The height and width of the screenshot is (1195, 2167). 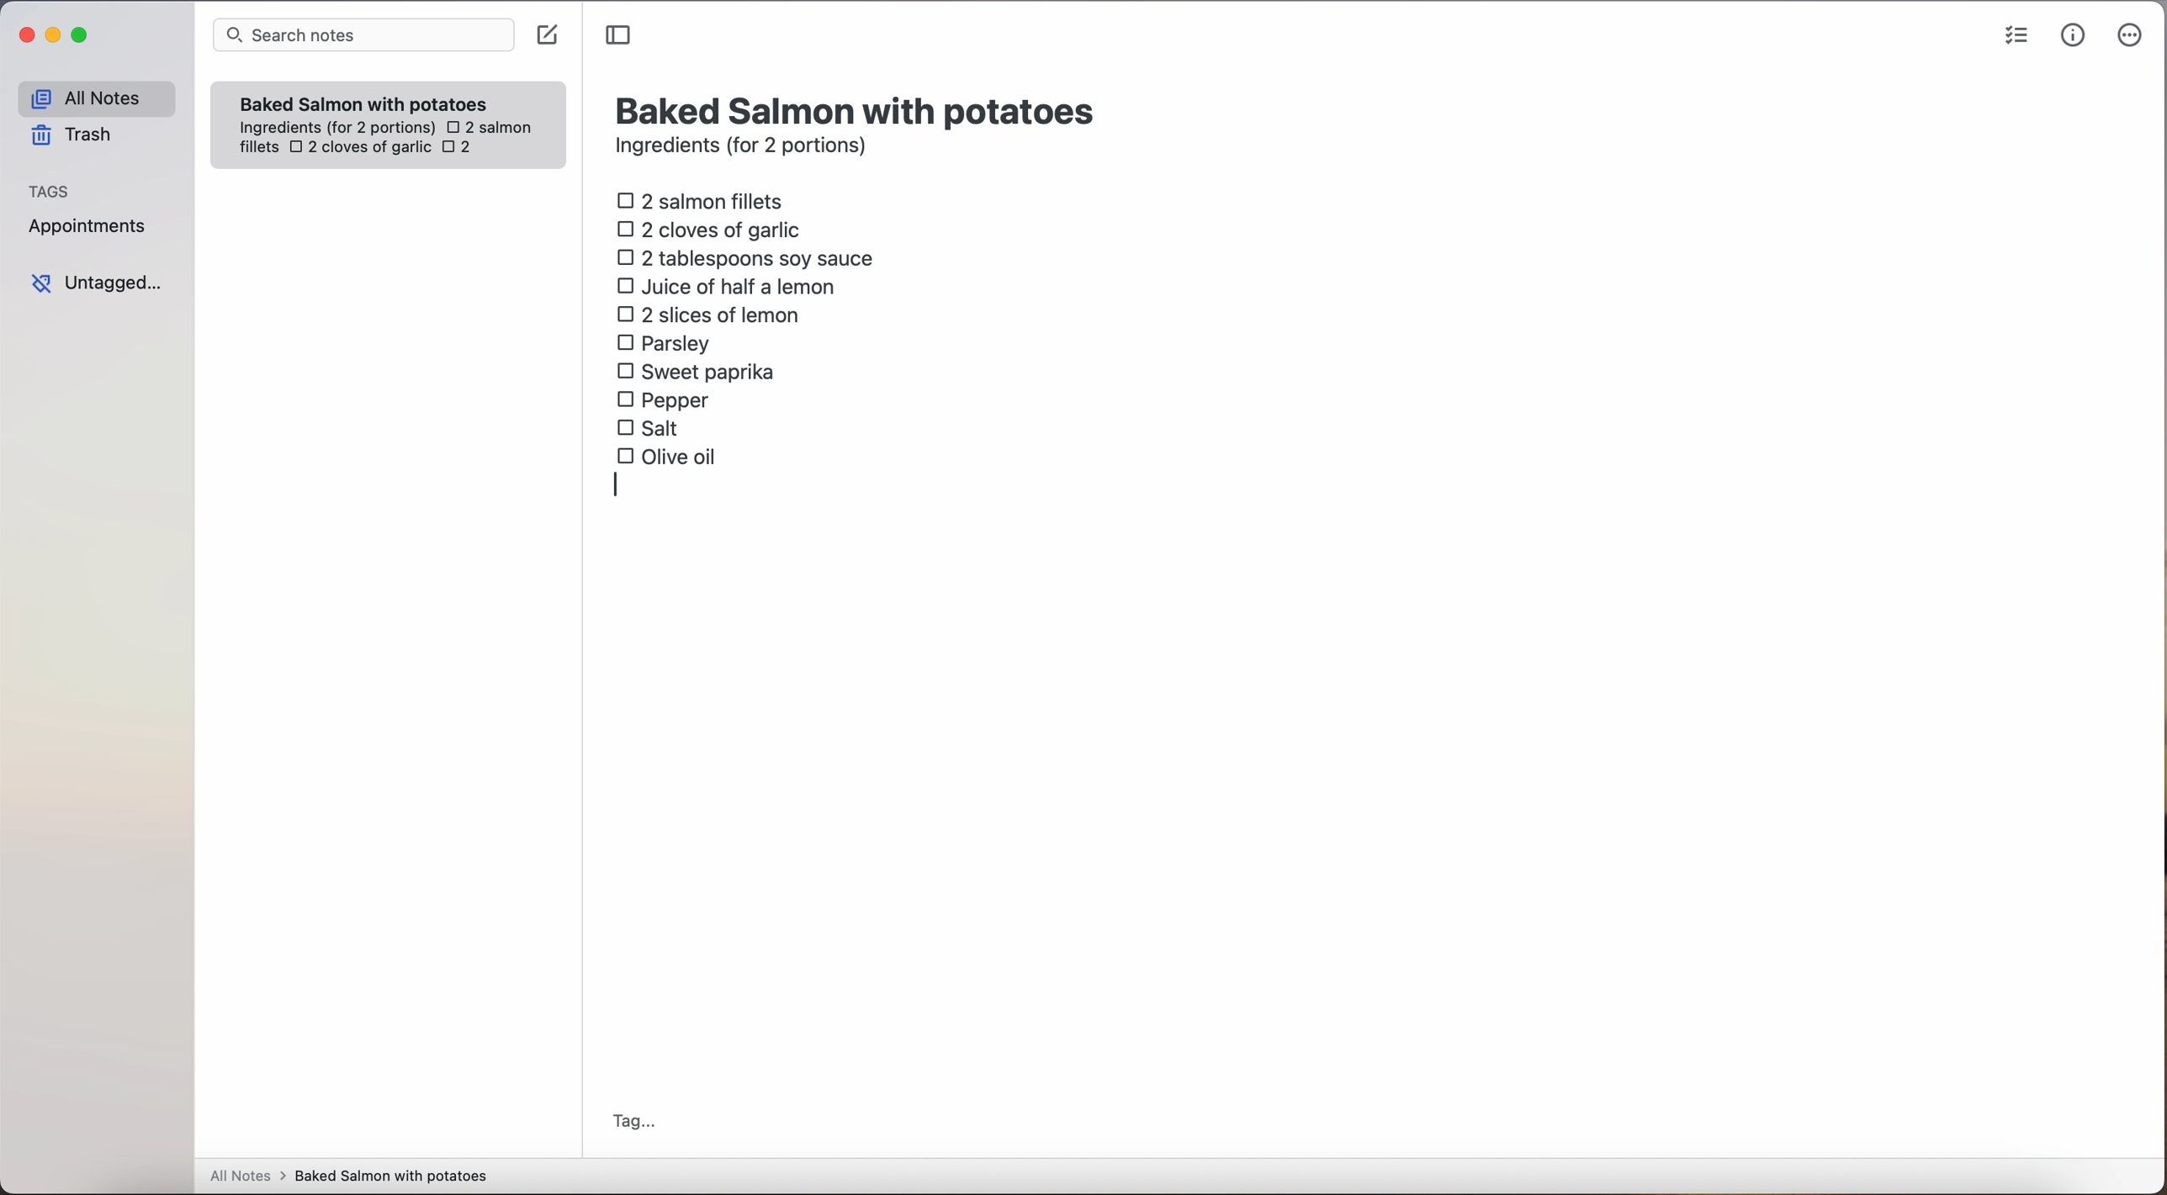 What do you see at coordinates (2016, 36) in the screenshot?
I see `check list` at bounding box center [2016, 36].